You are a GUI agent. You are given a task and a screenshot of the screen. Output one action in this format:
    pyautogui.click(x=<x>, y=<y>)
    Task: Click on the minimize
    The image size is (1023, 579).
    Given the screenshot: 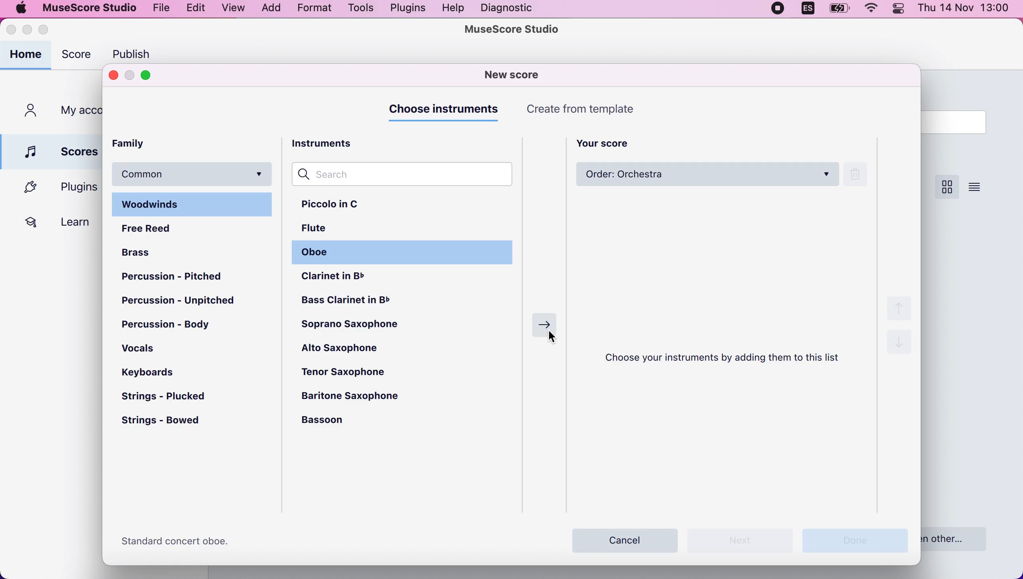 What is the action you would take?
    pyautogui.click(x=28, y=31)
    